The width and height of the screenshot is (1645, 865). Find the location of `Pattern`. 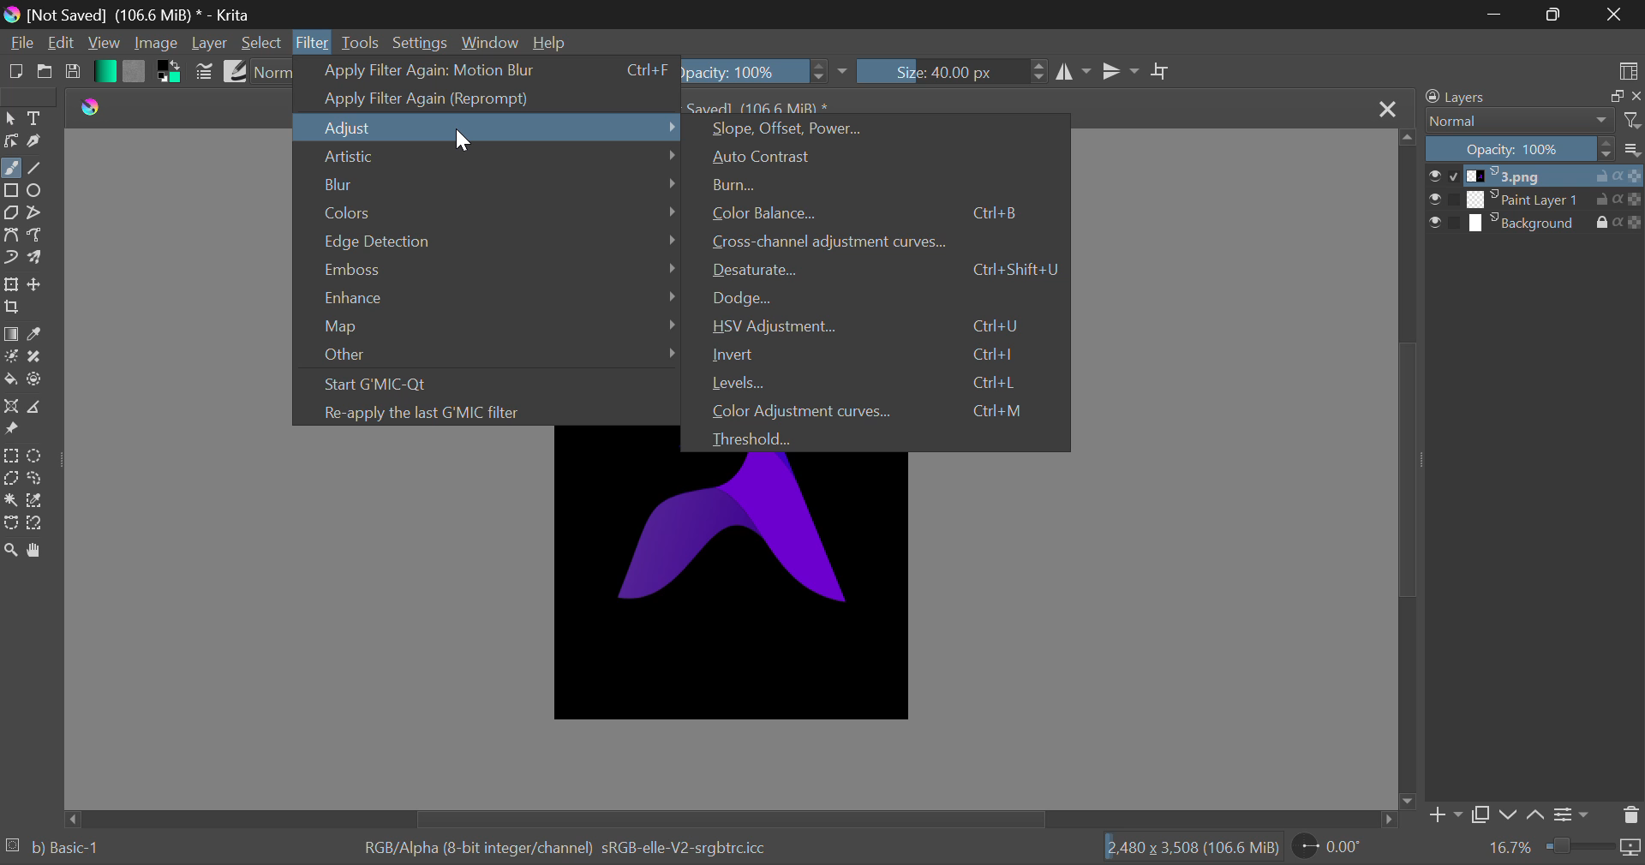

Pattern is located at coordinates (135, 70).